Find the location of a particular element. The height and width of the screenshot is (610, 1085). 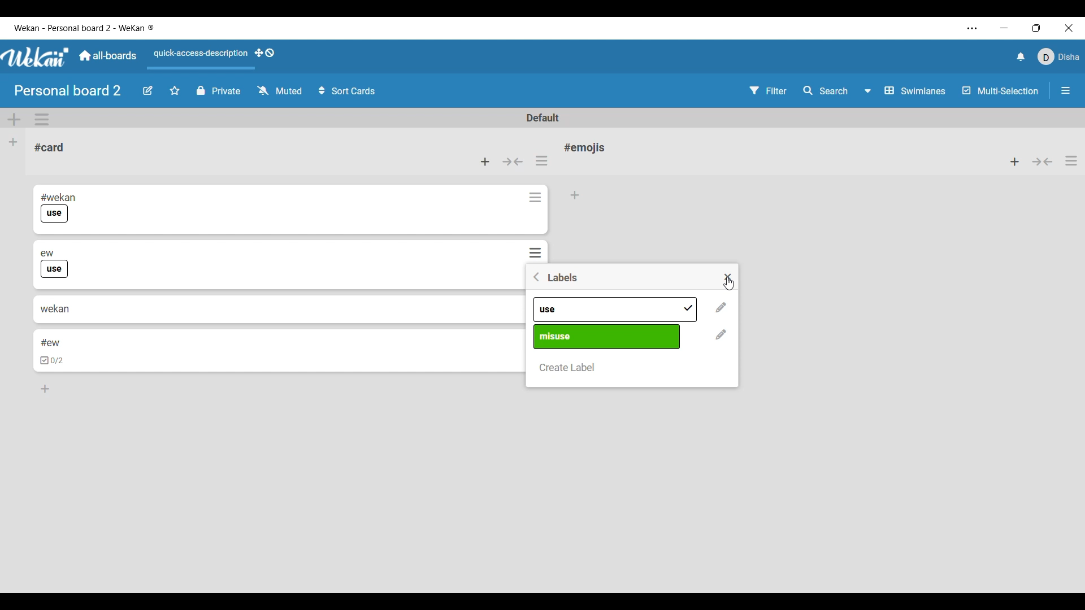

Search is located at coordinates (824, 90).